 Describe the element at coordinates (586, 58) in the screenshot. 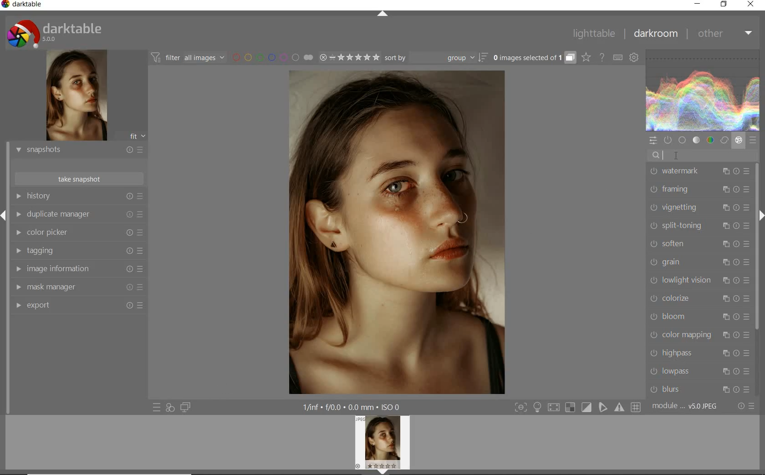

I see `change overlays shown on thumbnails` at that location.